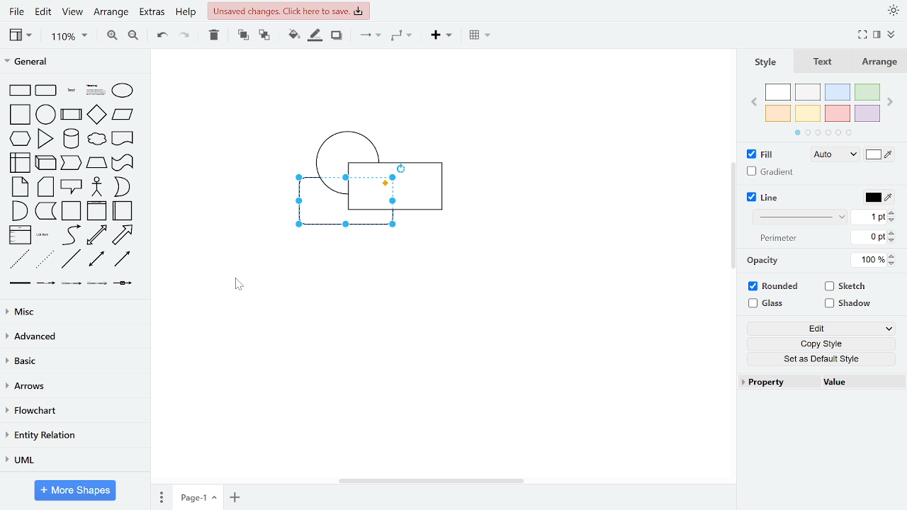 This screenshot has width=907, height=510. I want to click on 1005, so click(869, 259).